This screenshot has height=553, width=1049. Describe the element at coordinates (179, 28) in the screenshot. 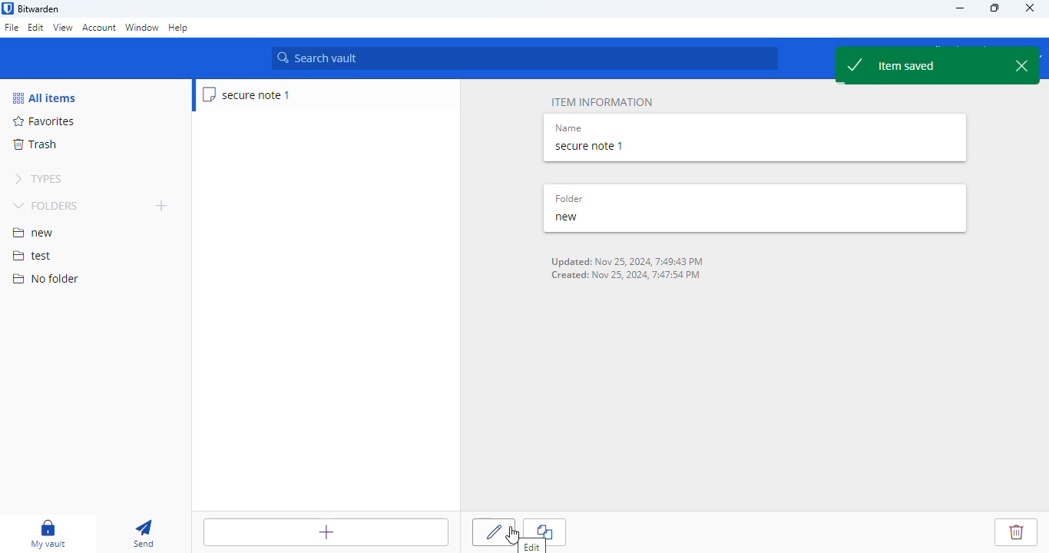

I see `help` at that location.